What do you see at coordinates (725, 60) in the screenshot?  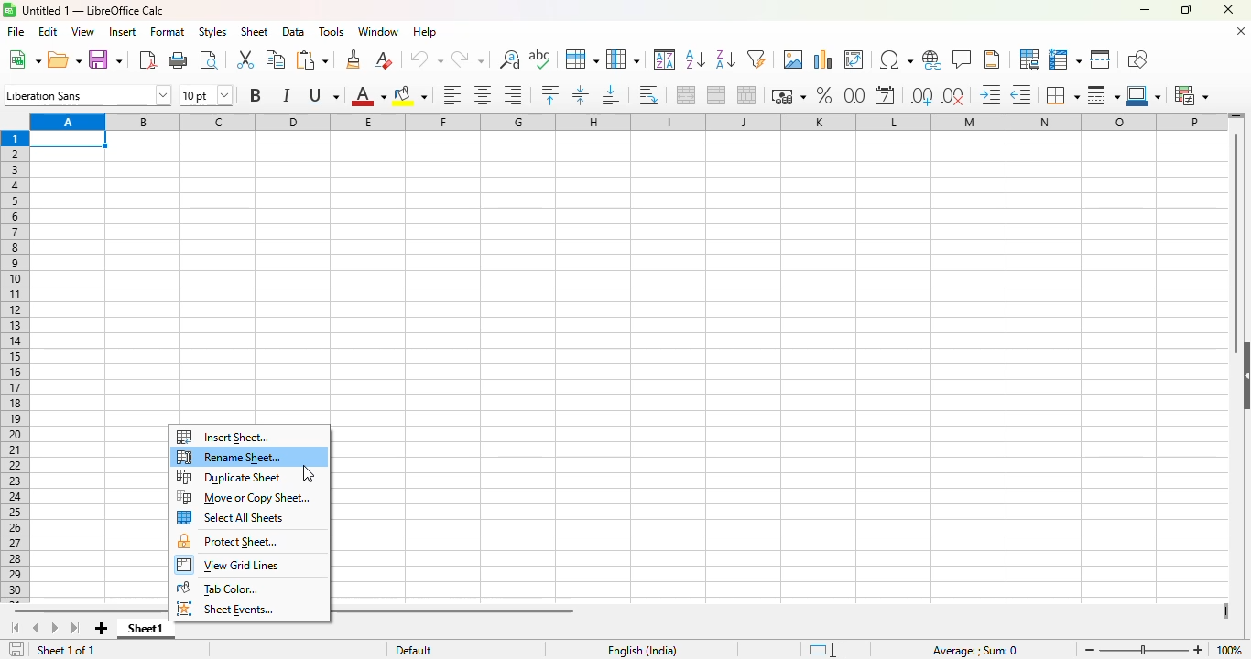 I see `sort descending` at bounding box center [725, 60].